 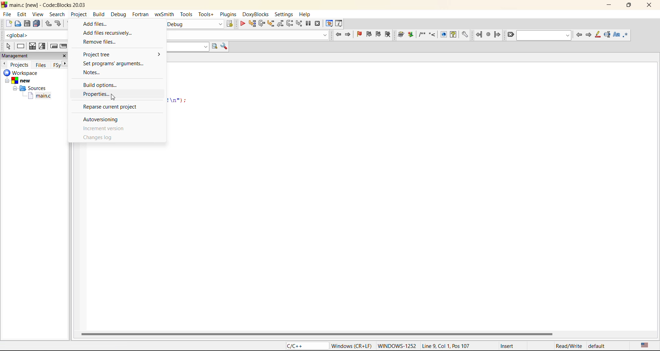 I want to click on save, so click(x=28, y=24).